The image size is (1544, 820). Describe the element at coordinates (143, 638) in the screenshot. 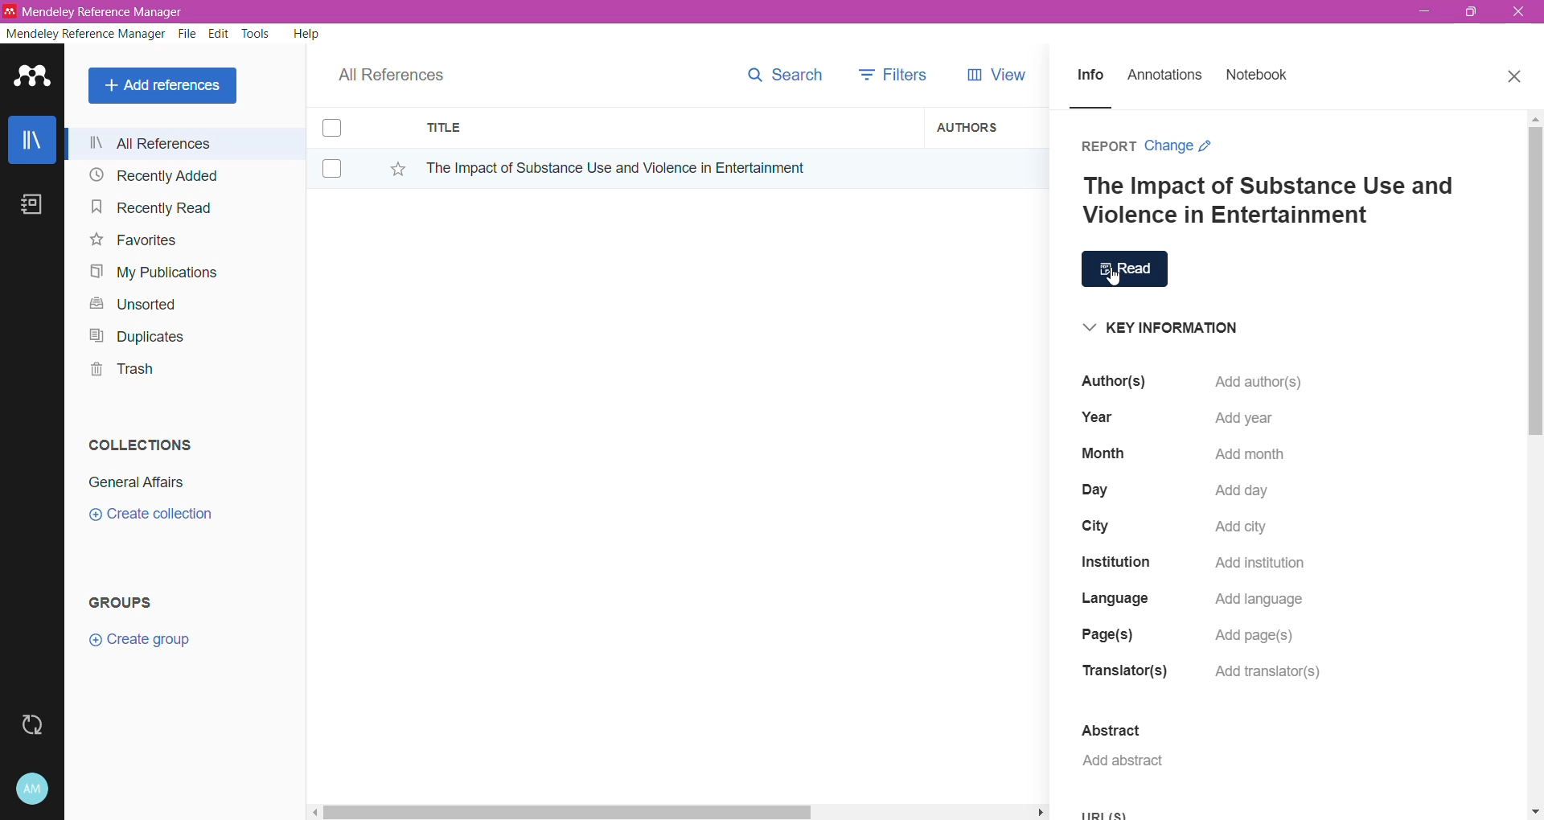

I see `Click to Create Group` at that location.